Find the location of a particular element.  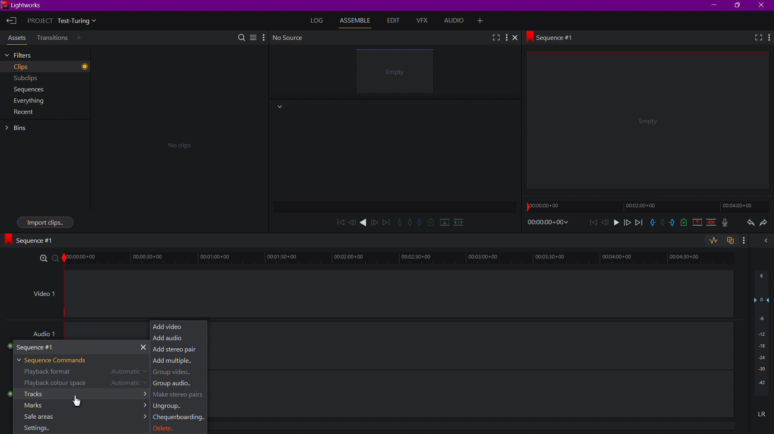

Redo is located at coordinates (766, 224).